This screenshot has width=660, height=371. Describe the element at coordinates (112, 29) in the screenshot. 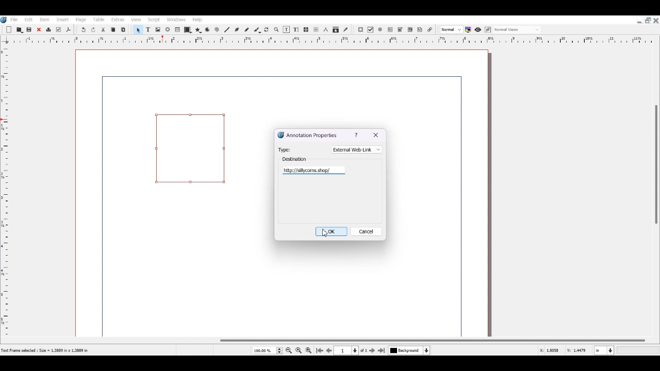

I see `Copy` at that location.